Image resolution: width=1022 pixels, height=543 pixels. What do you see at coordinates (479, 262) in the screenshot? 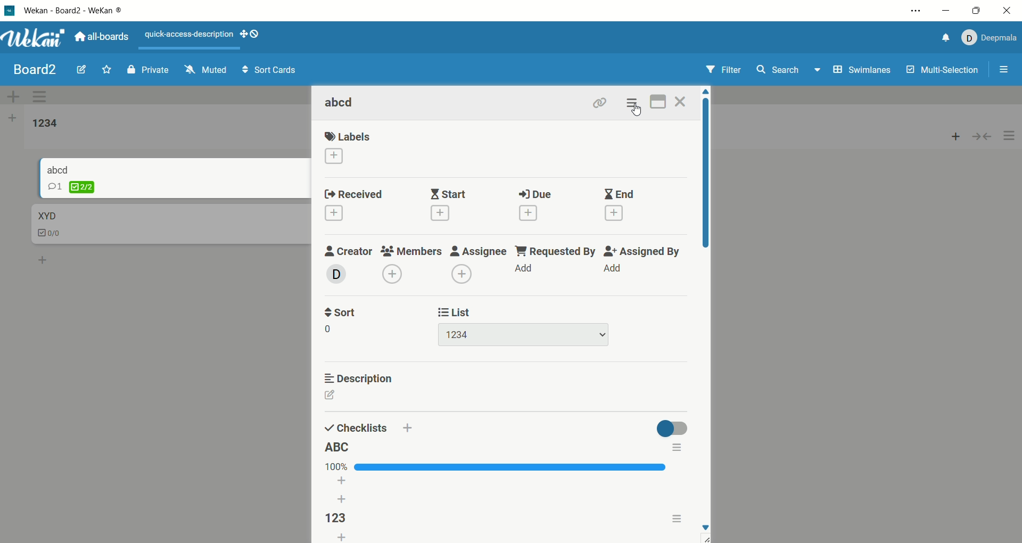
I see `assignee` at bounding box center [479, 262].